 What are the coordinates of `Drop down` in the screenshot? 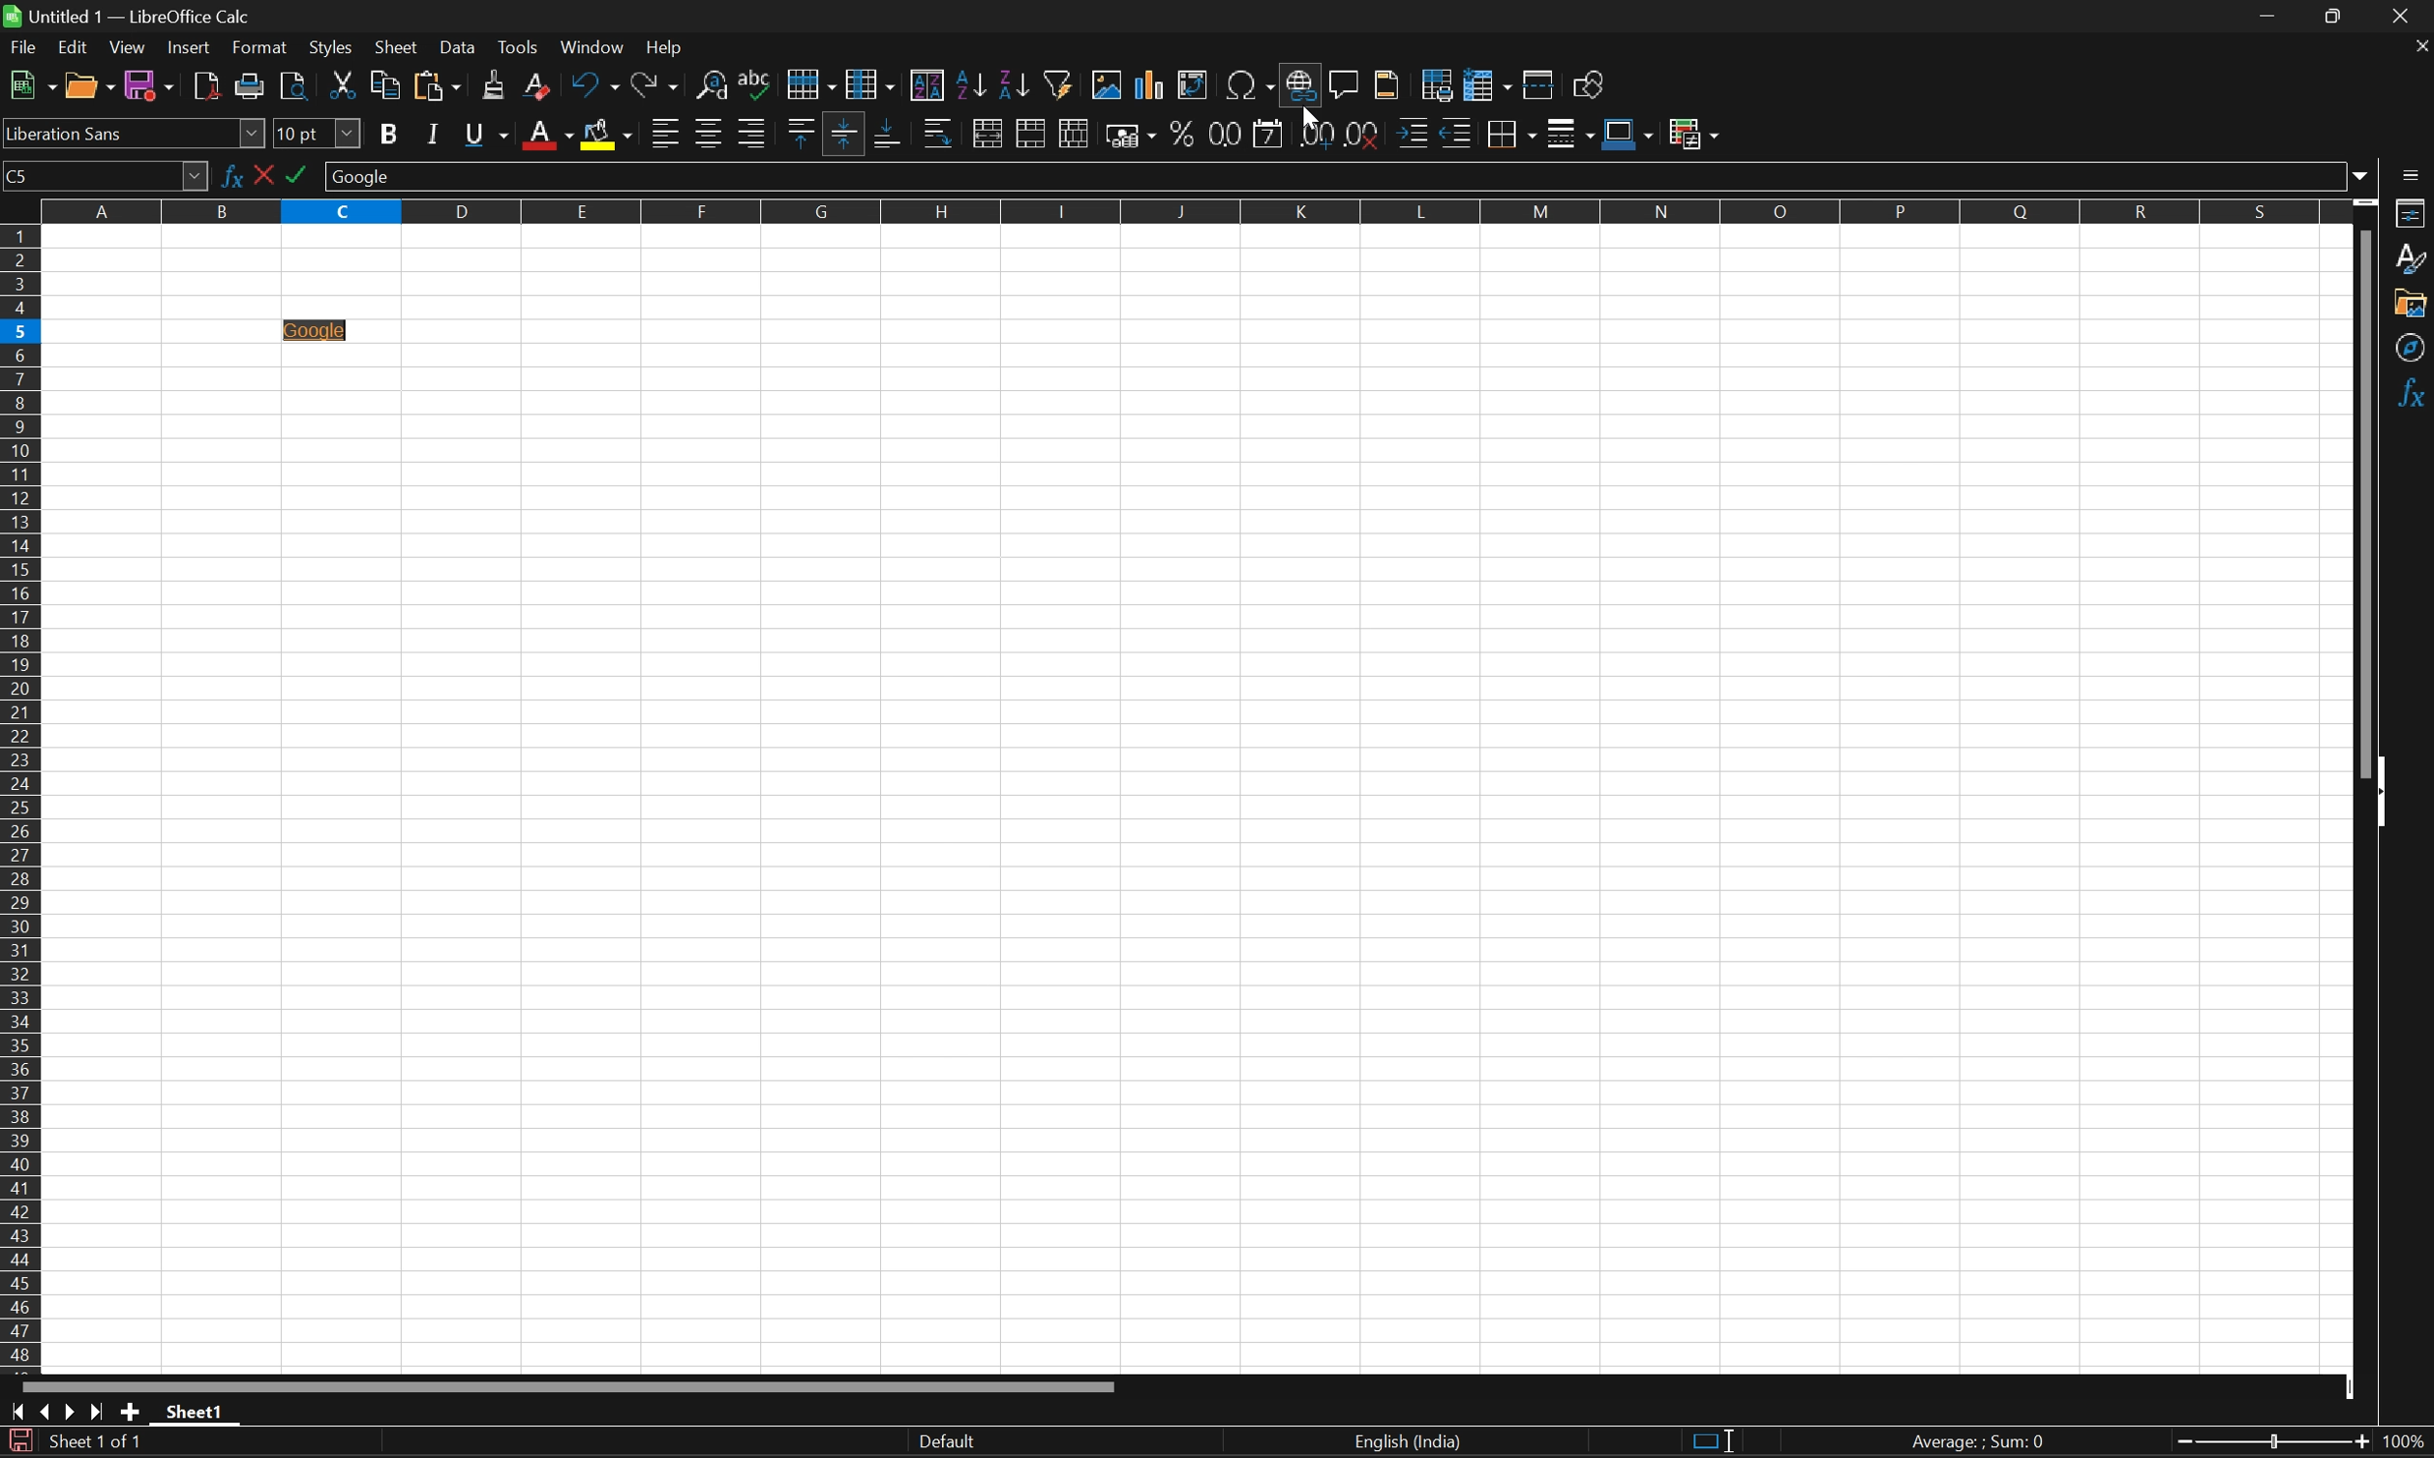 It's located at (2361, 173).